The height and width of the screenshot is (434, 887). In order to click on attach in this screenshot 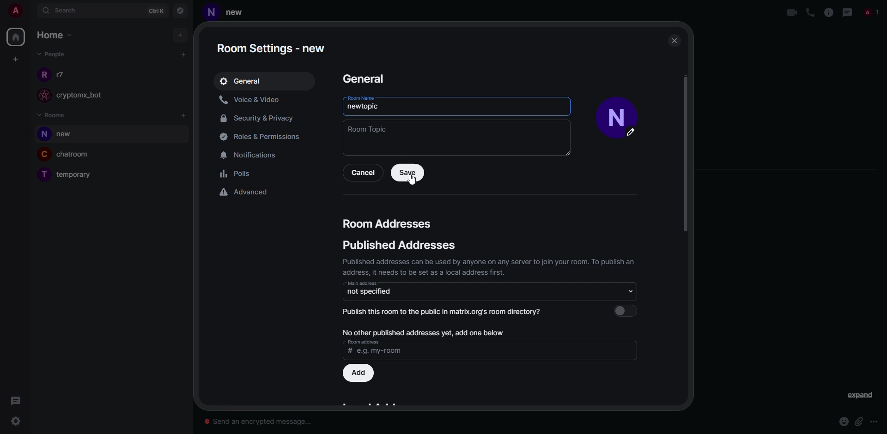, I will do `click(859, 422)`.